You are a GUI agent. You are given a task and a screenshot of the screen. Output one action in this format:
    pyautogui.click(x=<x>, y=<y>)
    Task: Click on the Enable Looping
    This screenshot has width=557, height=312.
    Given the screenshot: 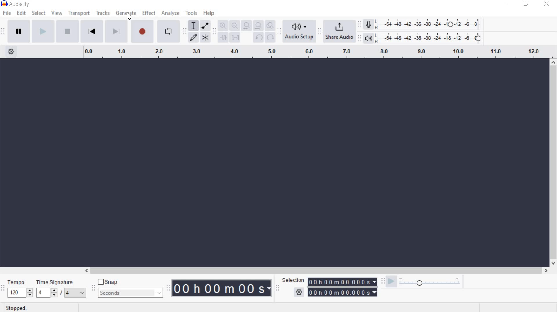 What is the action you would take?
    pyautogui.click(x=169, y=31)
    